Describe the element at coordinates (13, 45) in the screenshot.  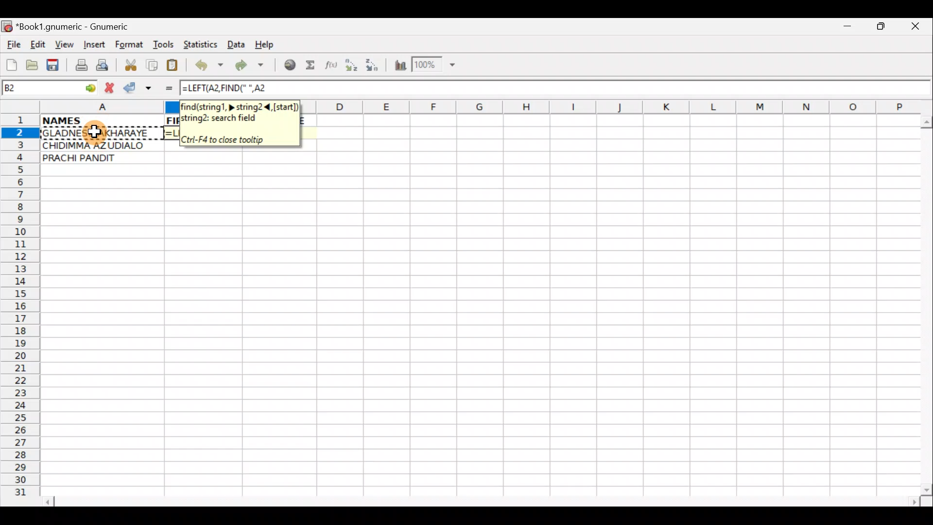
I see `File` at that location.